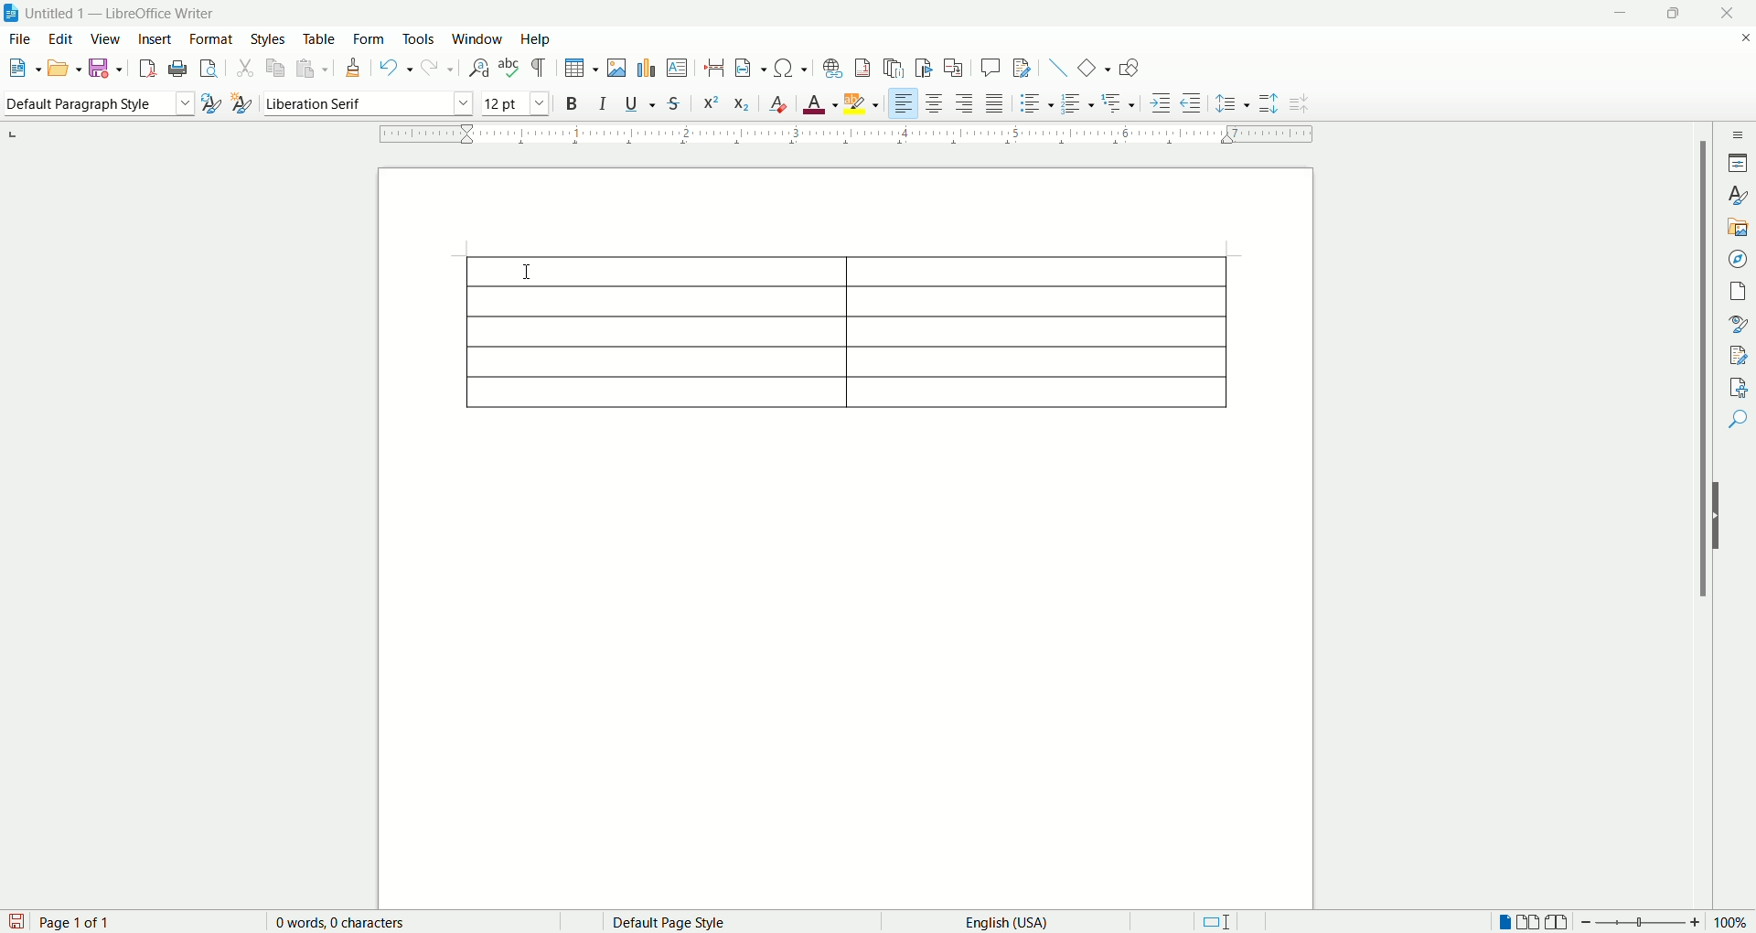 The height and width of the screenshot is (933, 1756). Describe the element at coordinates (1738, 161) in the screenshot. I see `properties` at that location.